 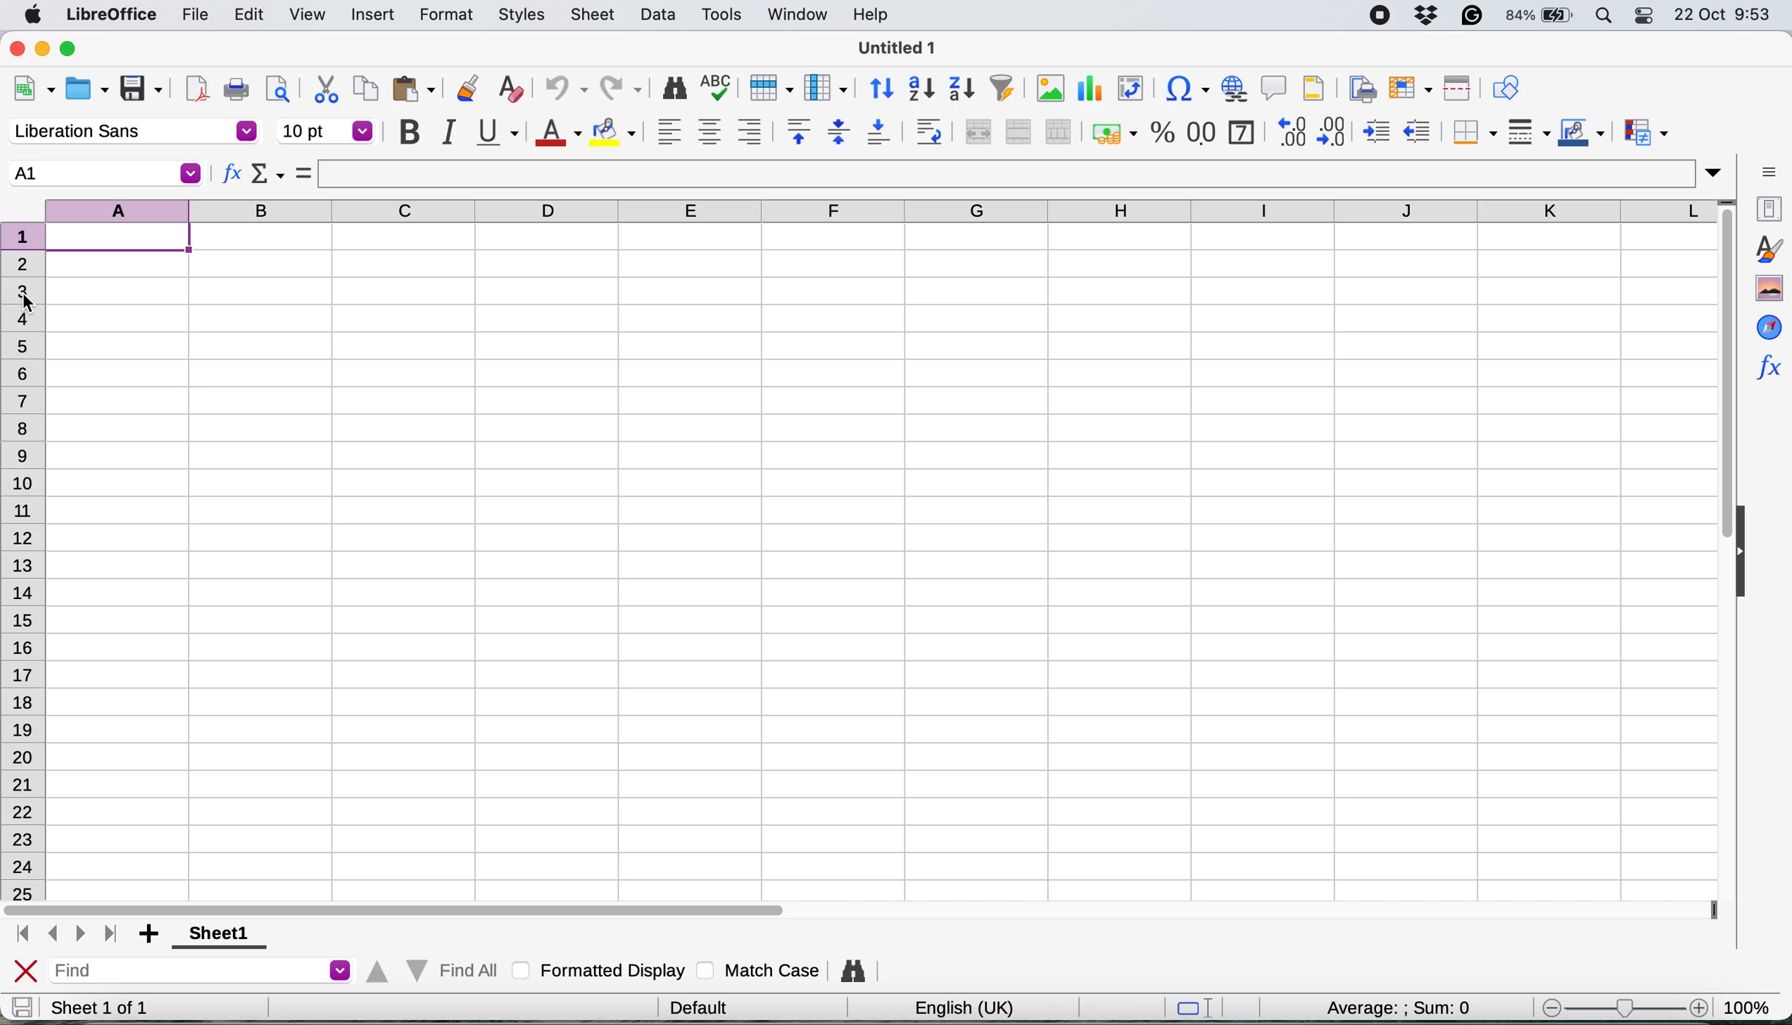 I want to click on align bottom, so click(x=880, y=132).